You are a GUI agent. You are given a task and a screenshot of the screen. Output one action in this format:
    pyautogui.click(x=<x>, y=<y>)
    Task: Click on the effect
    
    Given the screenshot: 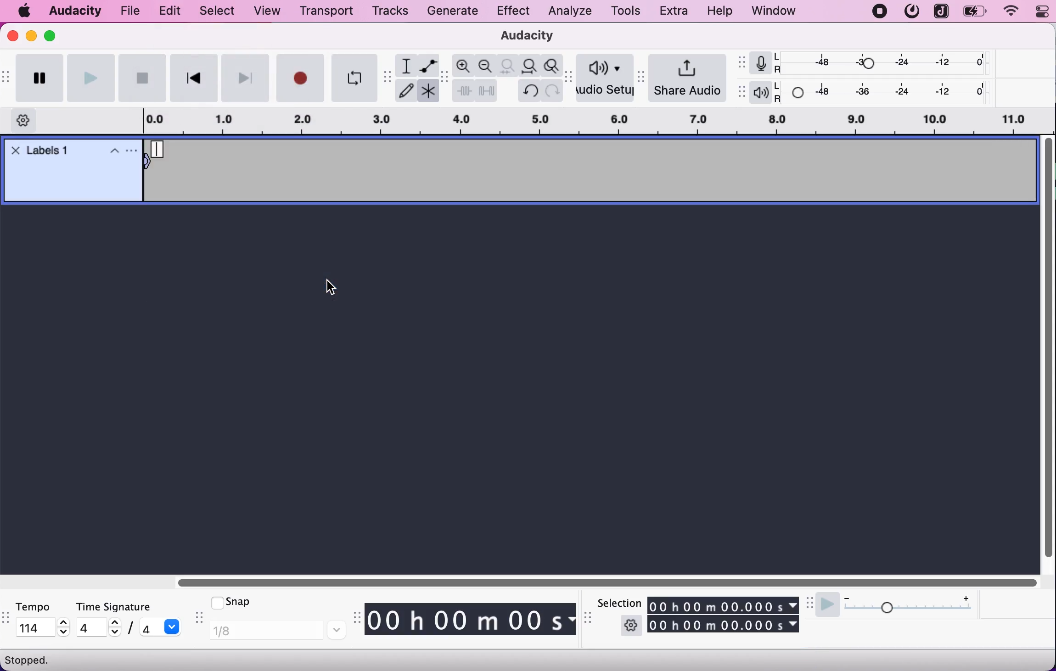 What is the action you would take?
    pyautogui.click(x=513, y=12)
    